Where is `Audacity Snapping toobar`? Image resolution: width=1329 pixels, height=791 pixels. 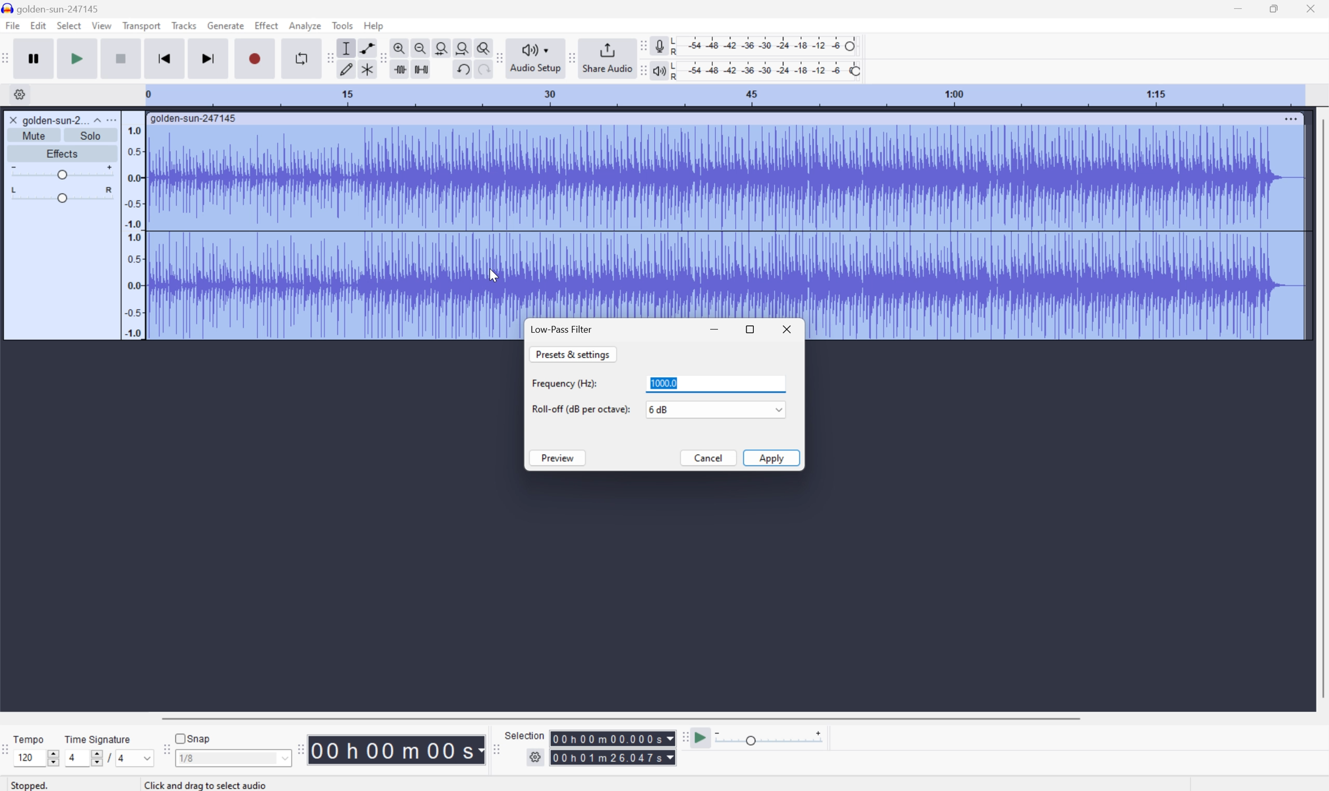 Audacity Snapping toobar is located at coordinates (164, 750).